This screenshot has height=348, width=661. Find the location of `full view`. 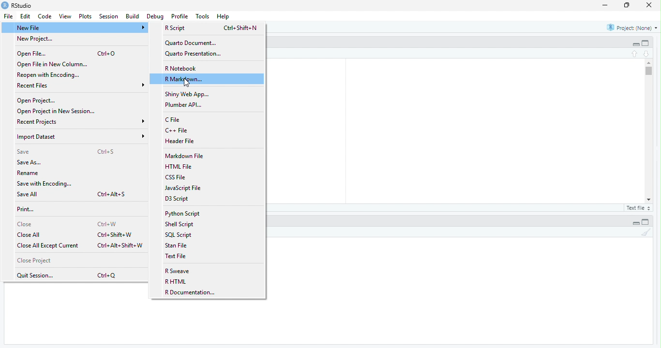

full view is located at coordinates (646, 43).